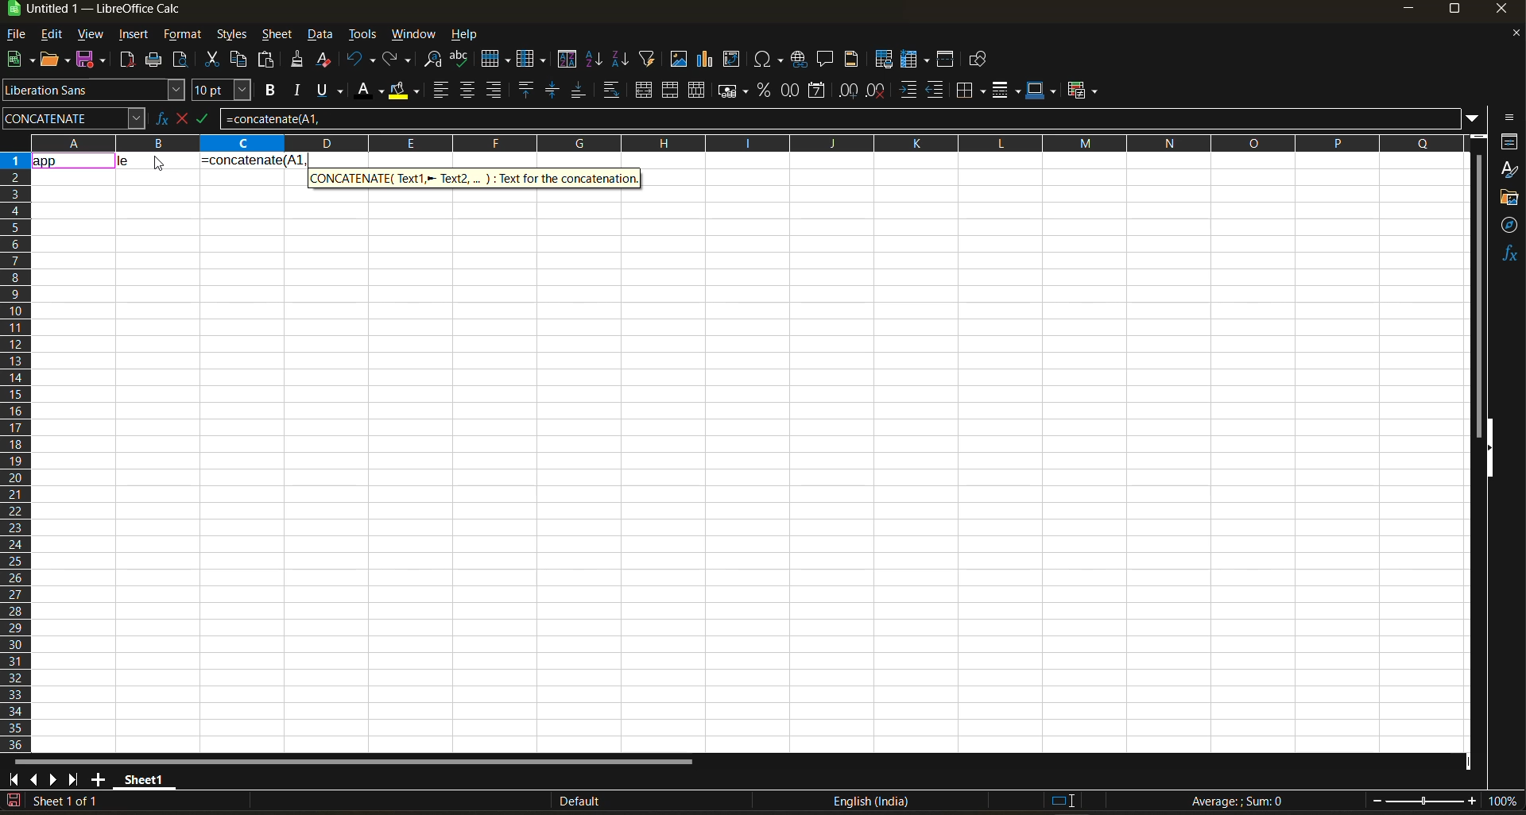  What do you see at coordinates (90, 35) in the screenshot?
I see `view` at bounding box center [90, 35].